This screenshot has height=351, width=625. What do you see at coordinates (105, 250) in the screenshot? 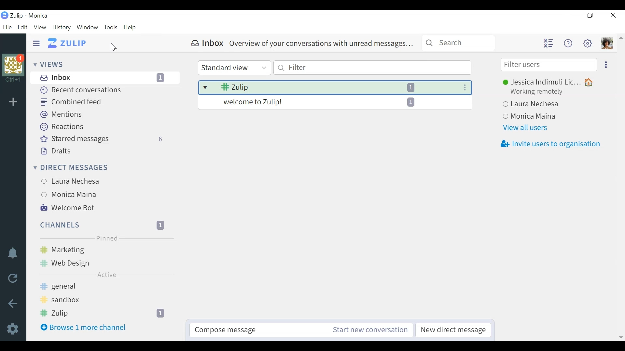
I see `Channel` at bounding box center [105, 250].